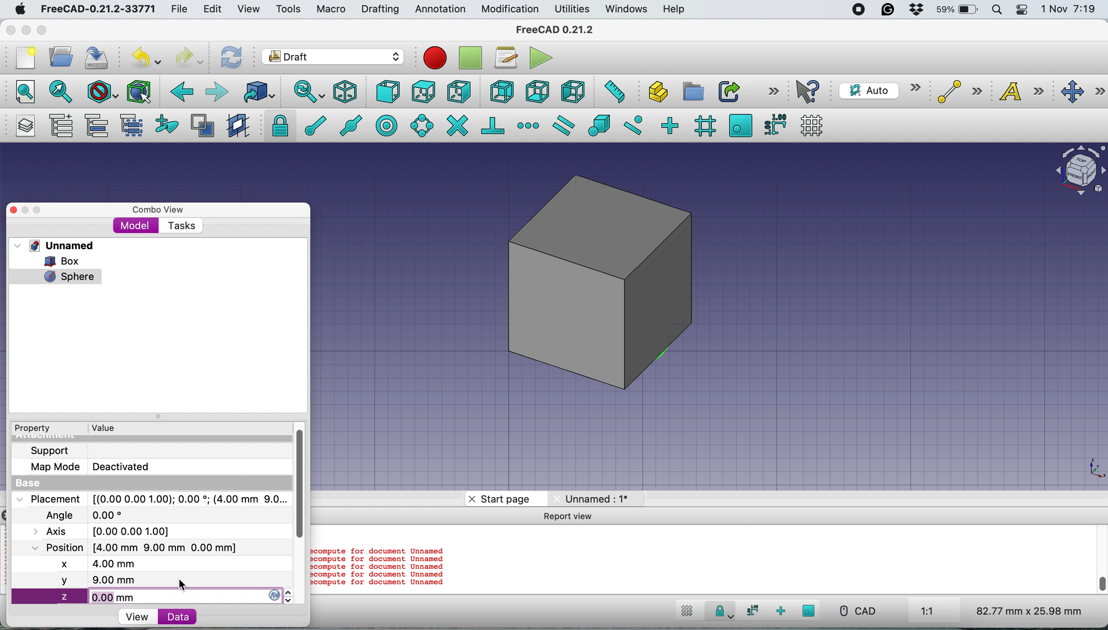 Image resolution: width=1108 pixels, height=630 pixels. I want to click on new x axis value, so click(93, 564).